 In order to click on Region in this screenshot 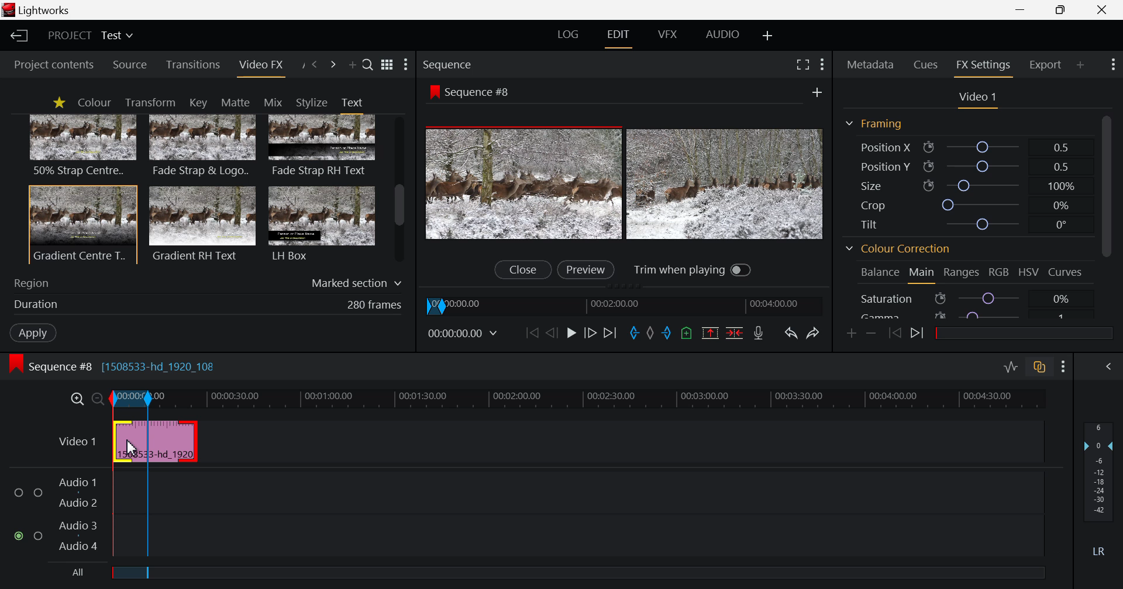, I will do `click(208, 280)`.